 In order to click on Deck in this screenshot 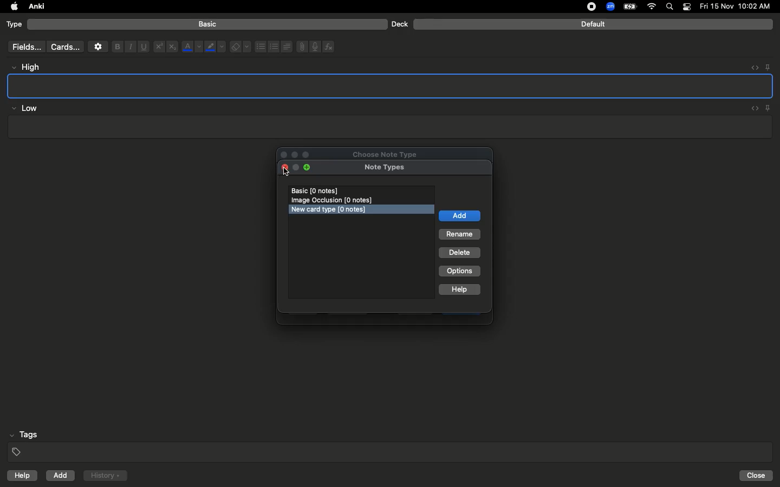, I will do `click(399, 24)`.